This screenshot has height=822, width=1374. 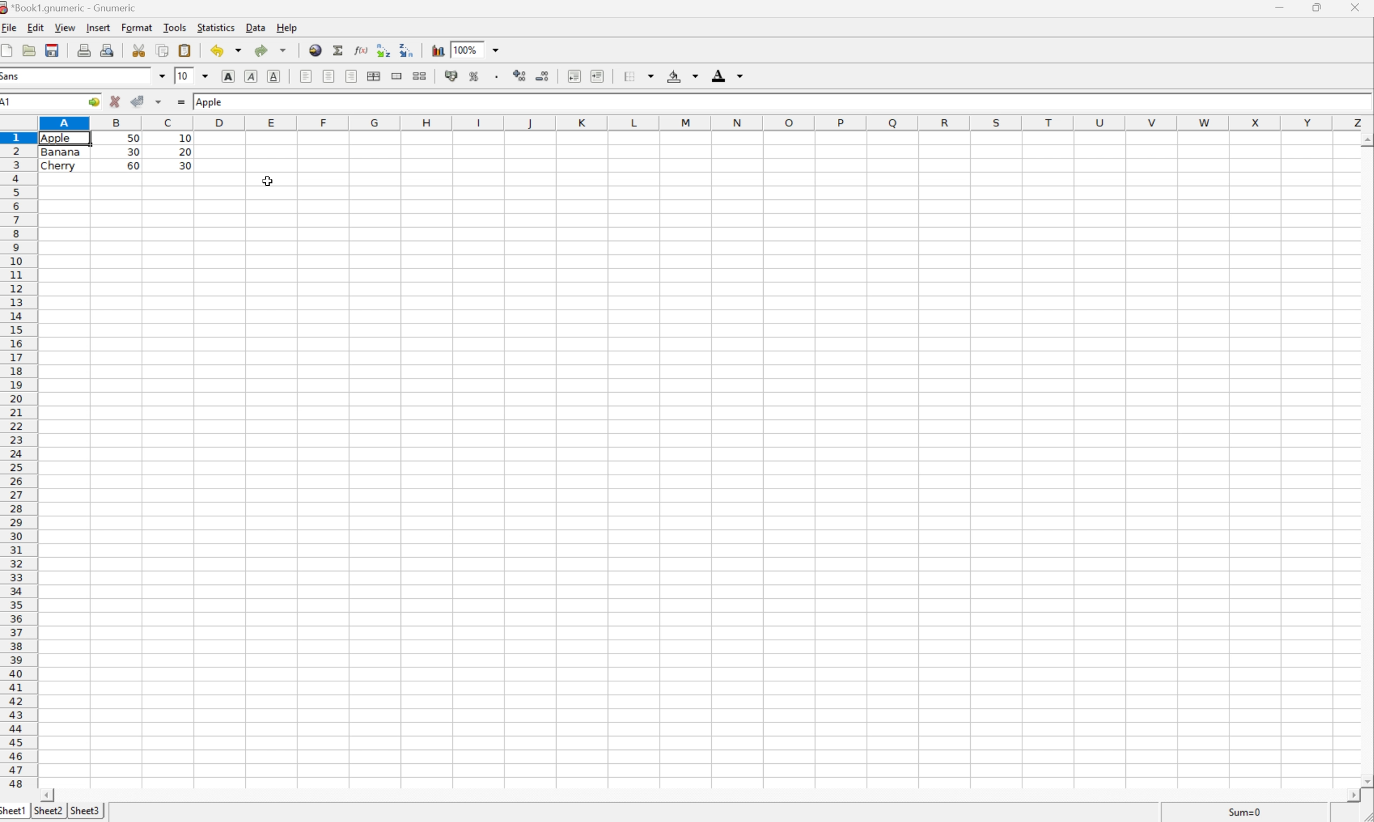 What do you see at coordinates (685, 76) in the screenshot?
I see `background` at bounding box center [685, 76].